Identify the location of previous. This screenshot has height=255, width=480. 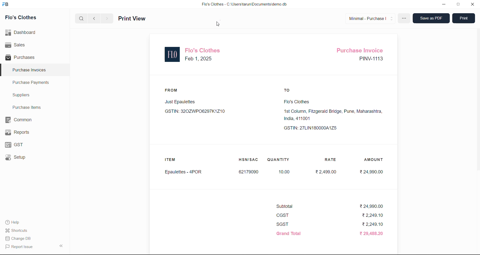
(95, 18).